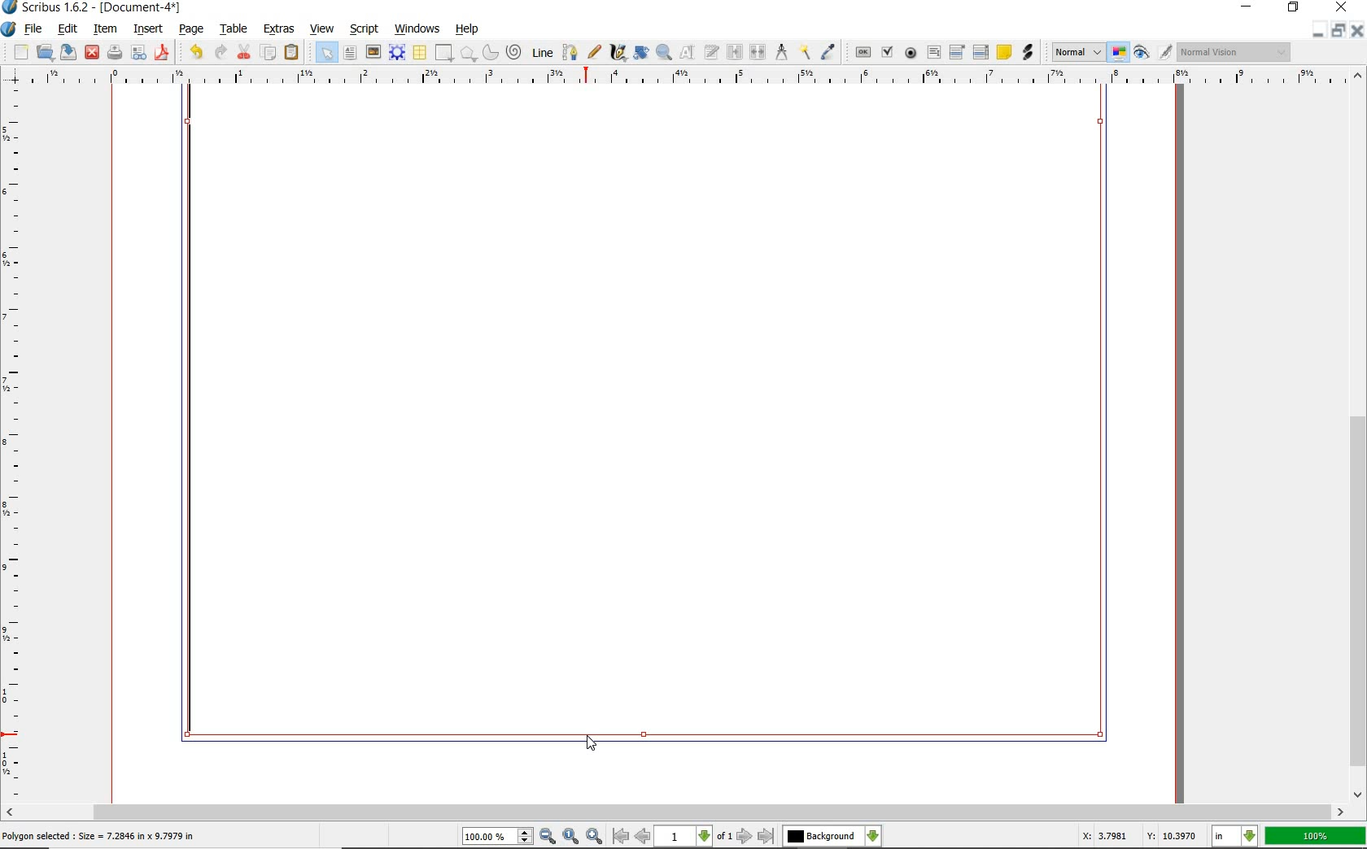 This screenshot has height=849, width=1367. Describe the element at coordinates (245, 51) in the screenshot. I see `cut` at that location.